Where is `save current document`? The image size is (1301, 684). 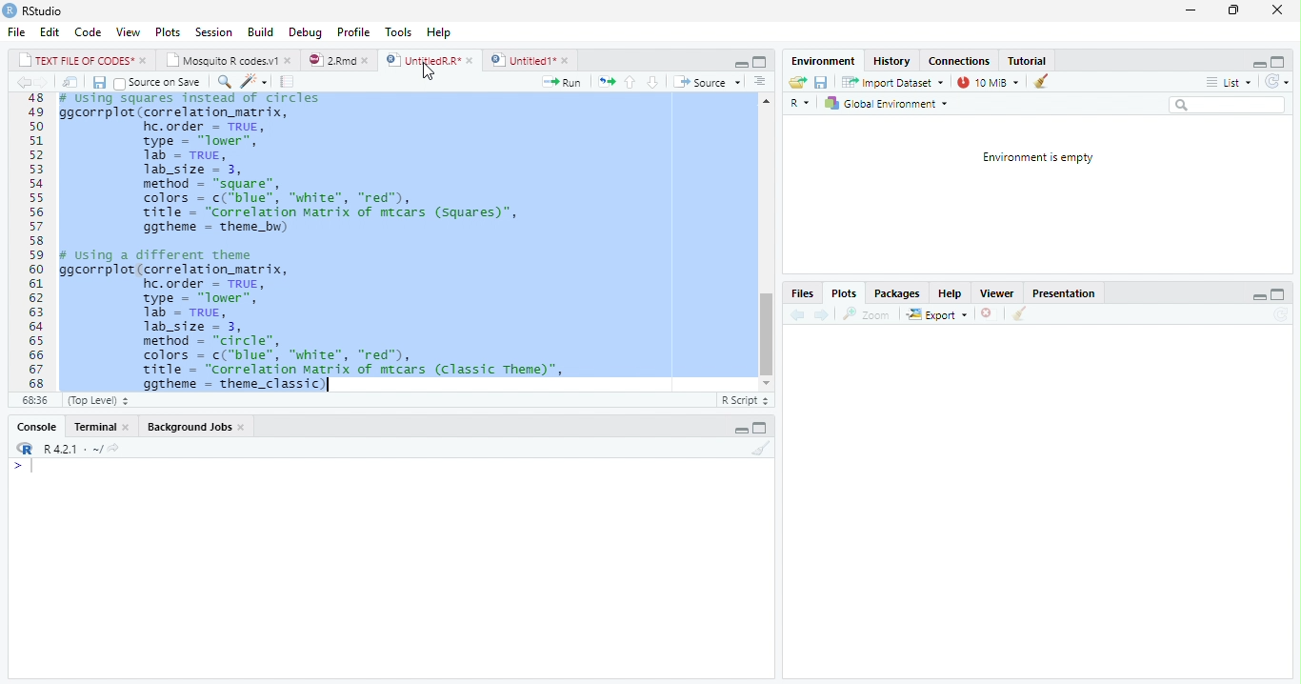
save current document is located at coordinates (98, 82).